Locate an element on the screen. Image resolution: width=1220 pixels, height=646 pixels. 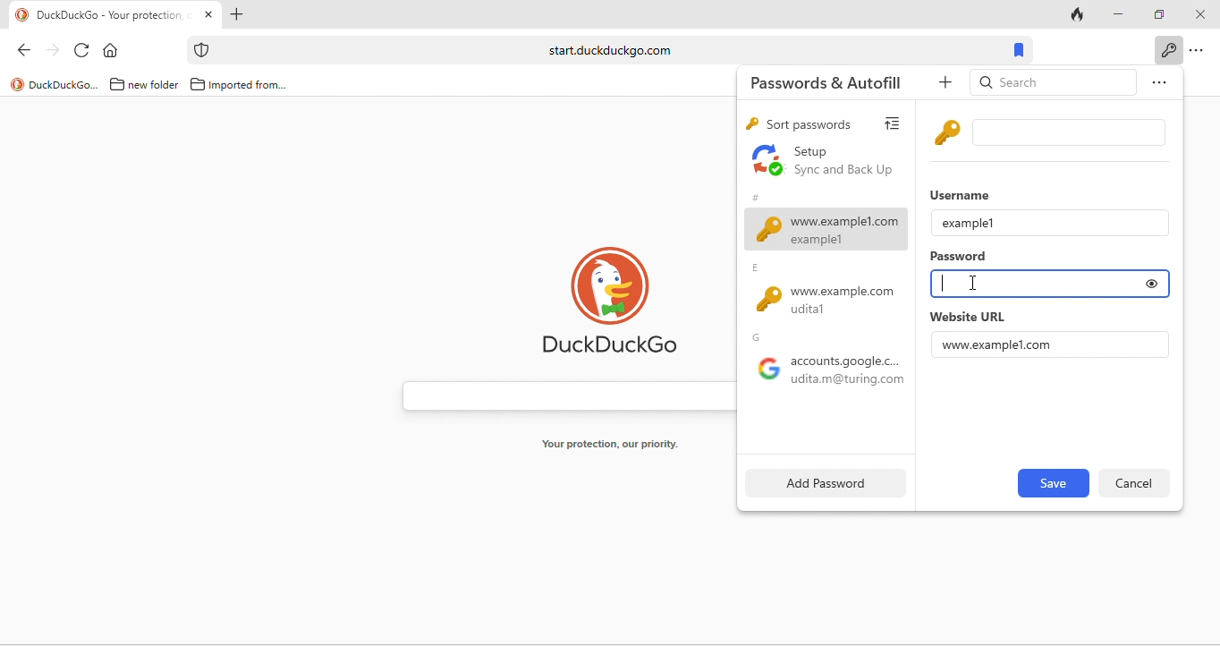
folder icon is located at coordinates (117, 84).